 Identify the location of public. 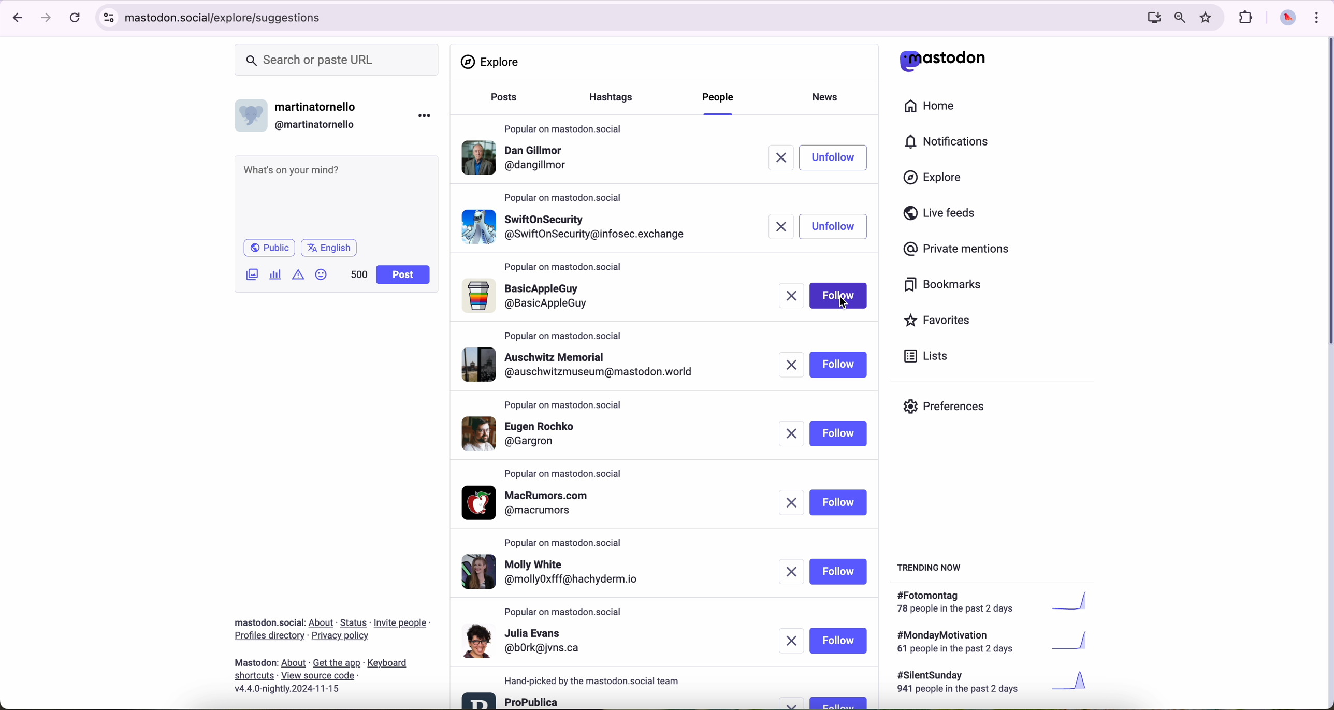
(268, 248).